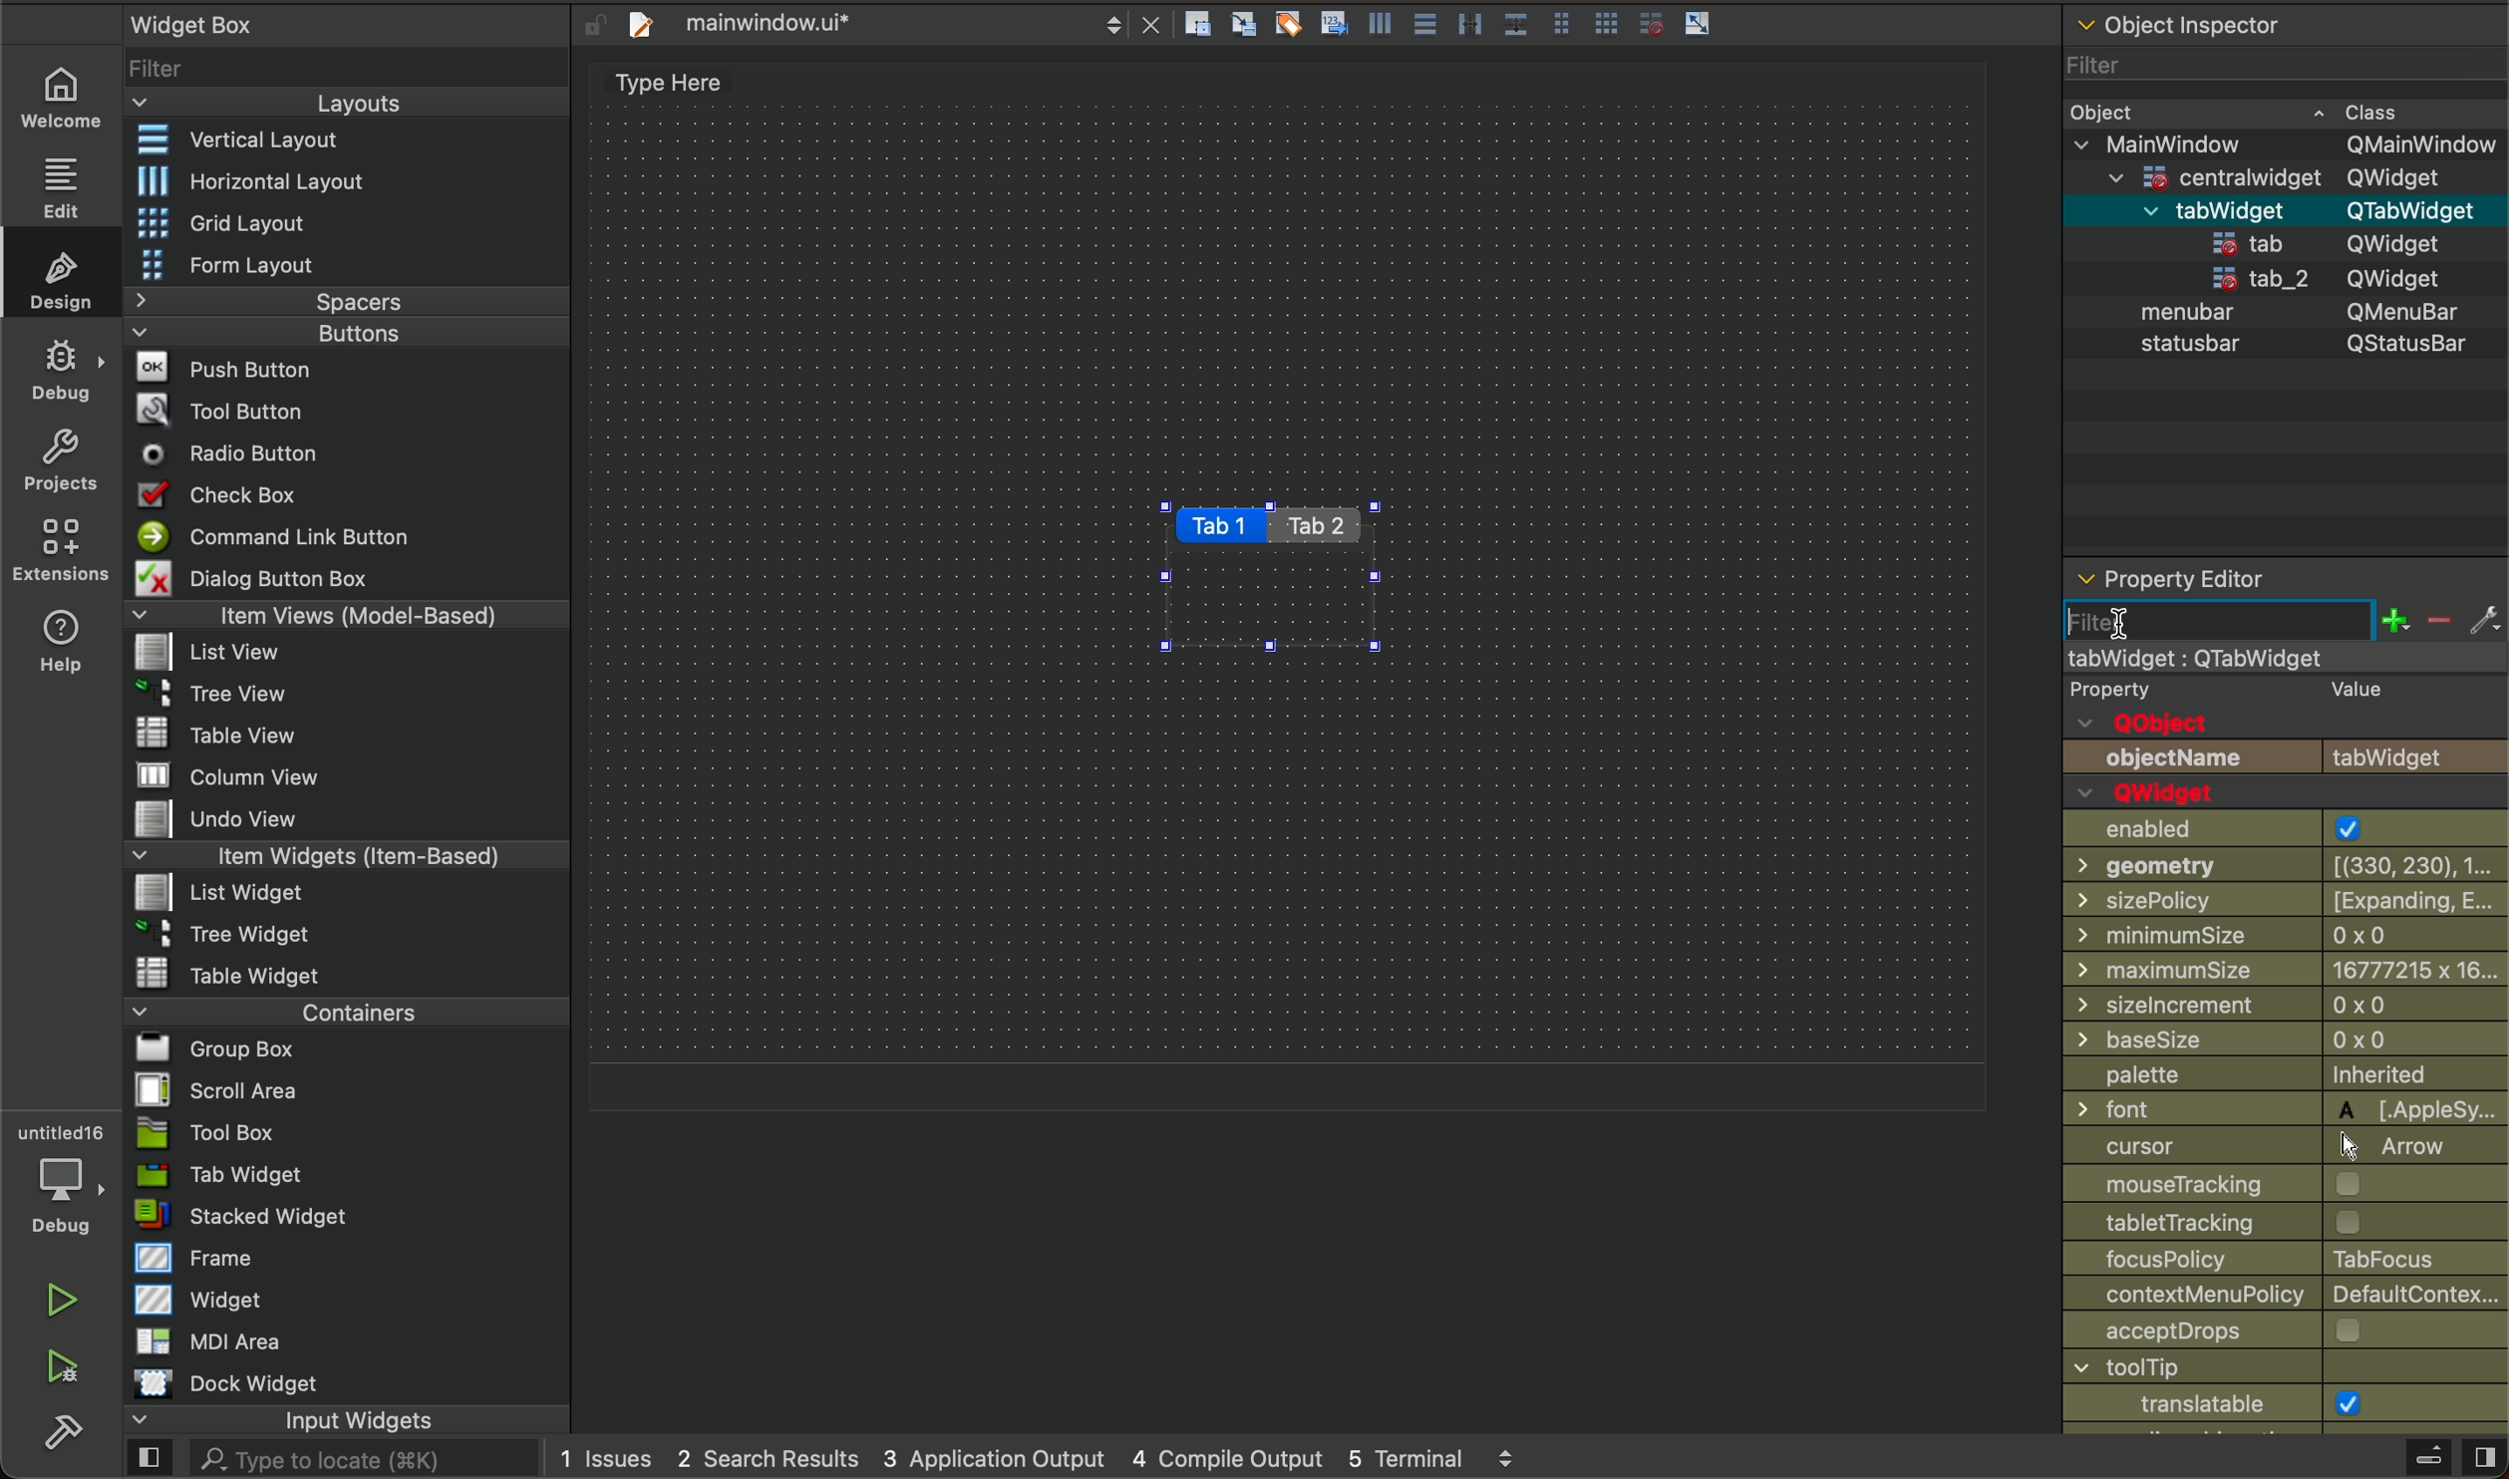 This screenshot has width=2509, height=1479. Describe the element at coordinates (2281, 705) in the screenshot. I see `qobject` at that location.